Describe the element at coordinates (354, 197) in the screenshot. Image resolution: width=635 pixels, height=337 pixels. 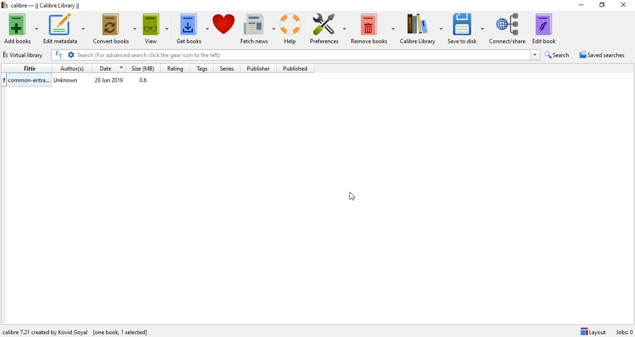
I see `Cursor` at that location.